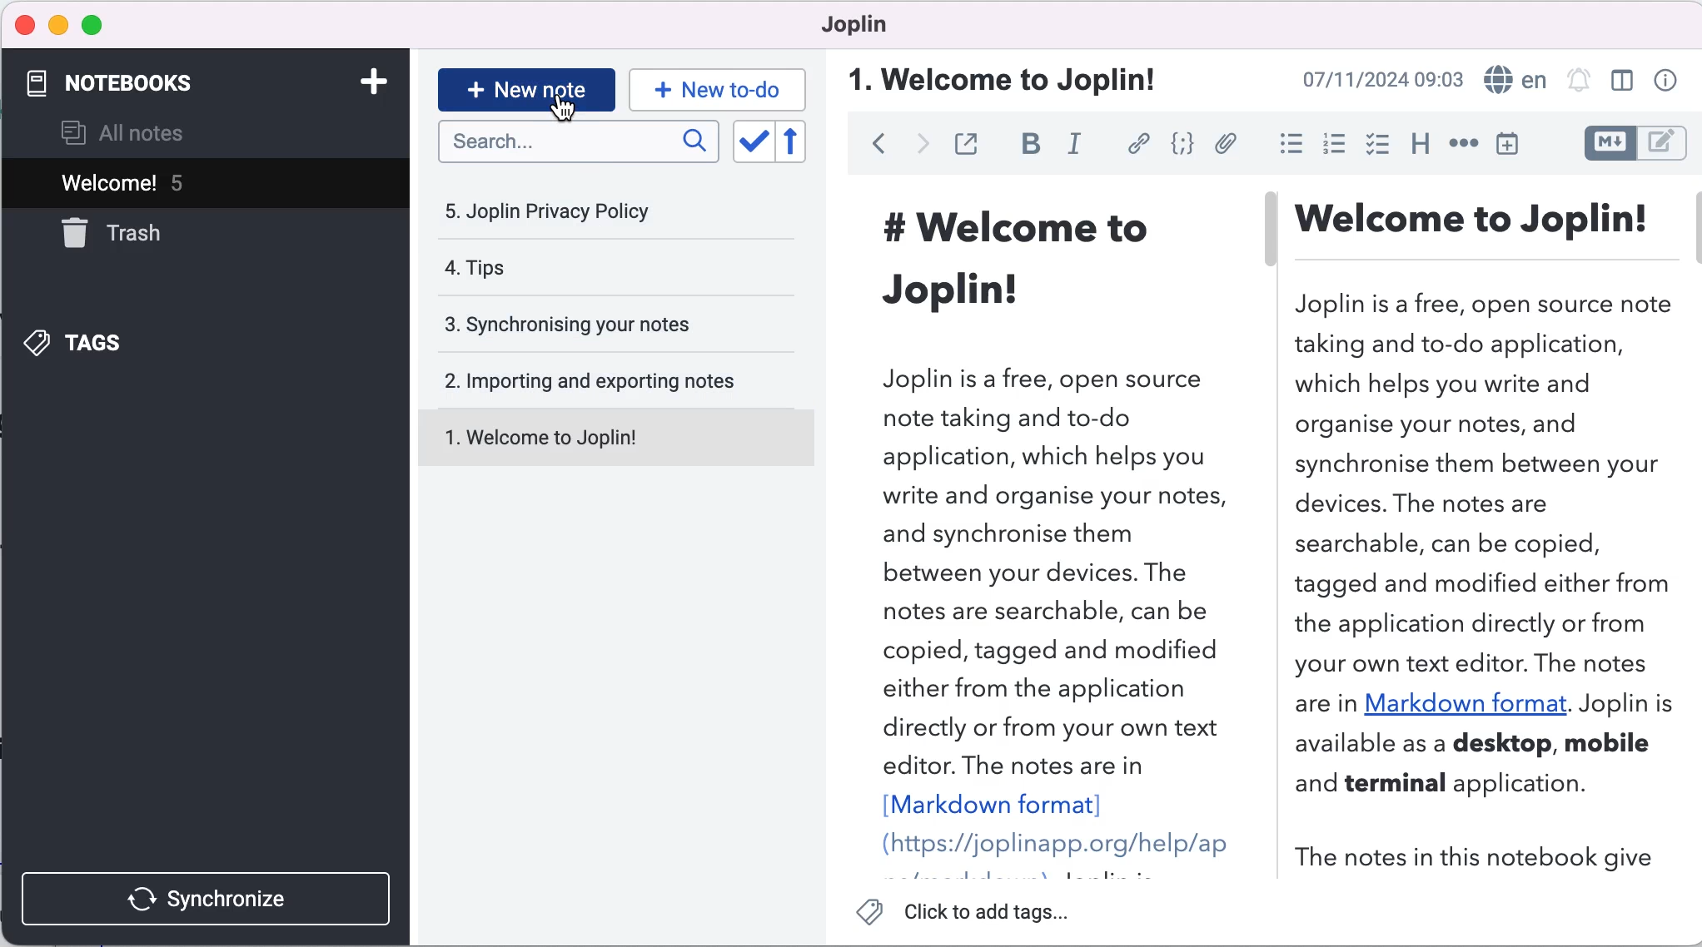 Image resolution: width=1702 pixels, height=947 pixels. I want to click on attach file, so click(1224, 146).